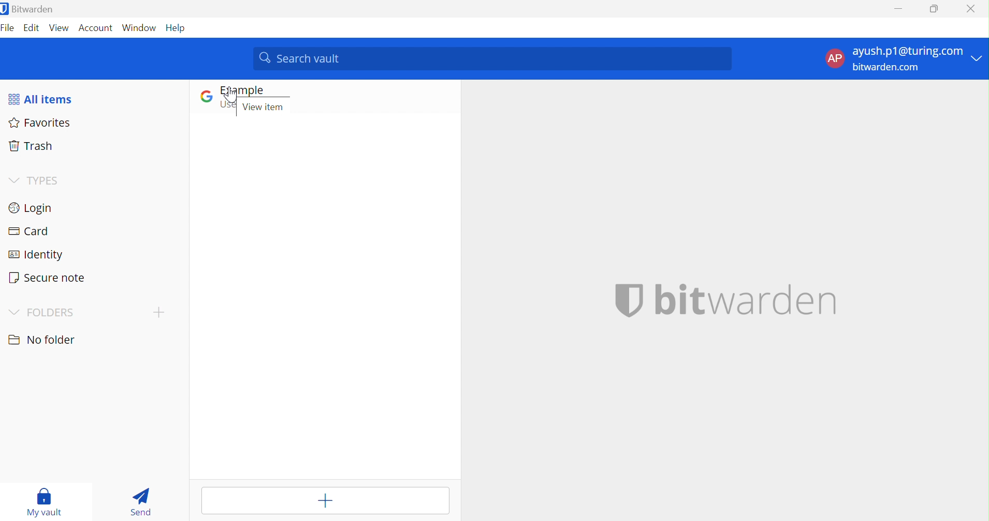  Describe the element at coordinates (161, 314) in the screenshot. I see `CREATE FOLDER` at that location.